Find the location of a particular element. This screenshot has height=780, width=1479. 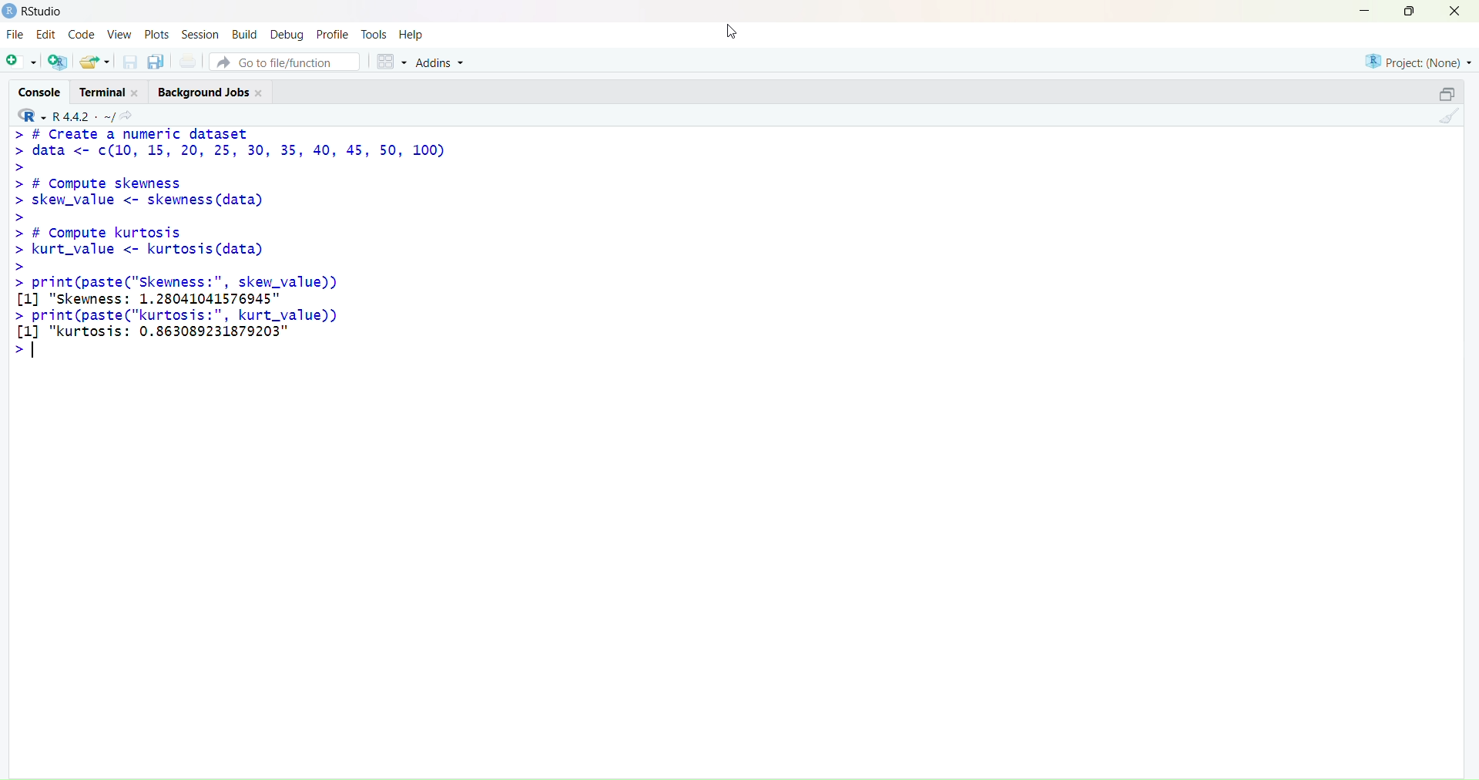

> # L(reatec a numeric dataset

> data <- c(10, 15, 20, 25, 30, 35, 40, 45, 50, 100)
>

> # Compute skewness

> skew_value <- skewness (data)

>

> # Compute kurtosis

> kurt_value <- kurtosis(data)

>

> print(paste("skewness:", skew_value))
[1] "skewness: 1.28041041576945"

> print(paste("kurtosis:", kurt_value))
[1] "kurtosis: 0.863089231879203"

Si is located at coordinates (239, 243).